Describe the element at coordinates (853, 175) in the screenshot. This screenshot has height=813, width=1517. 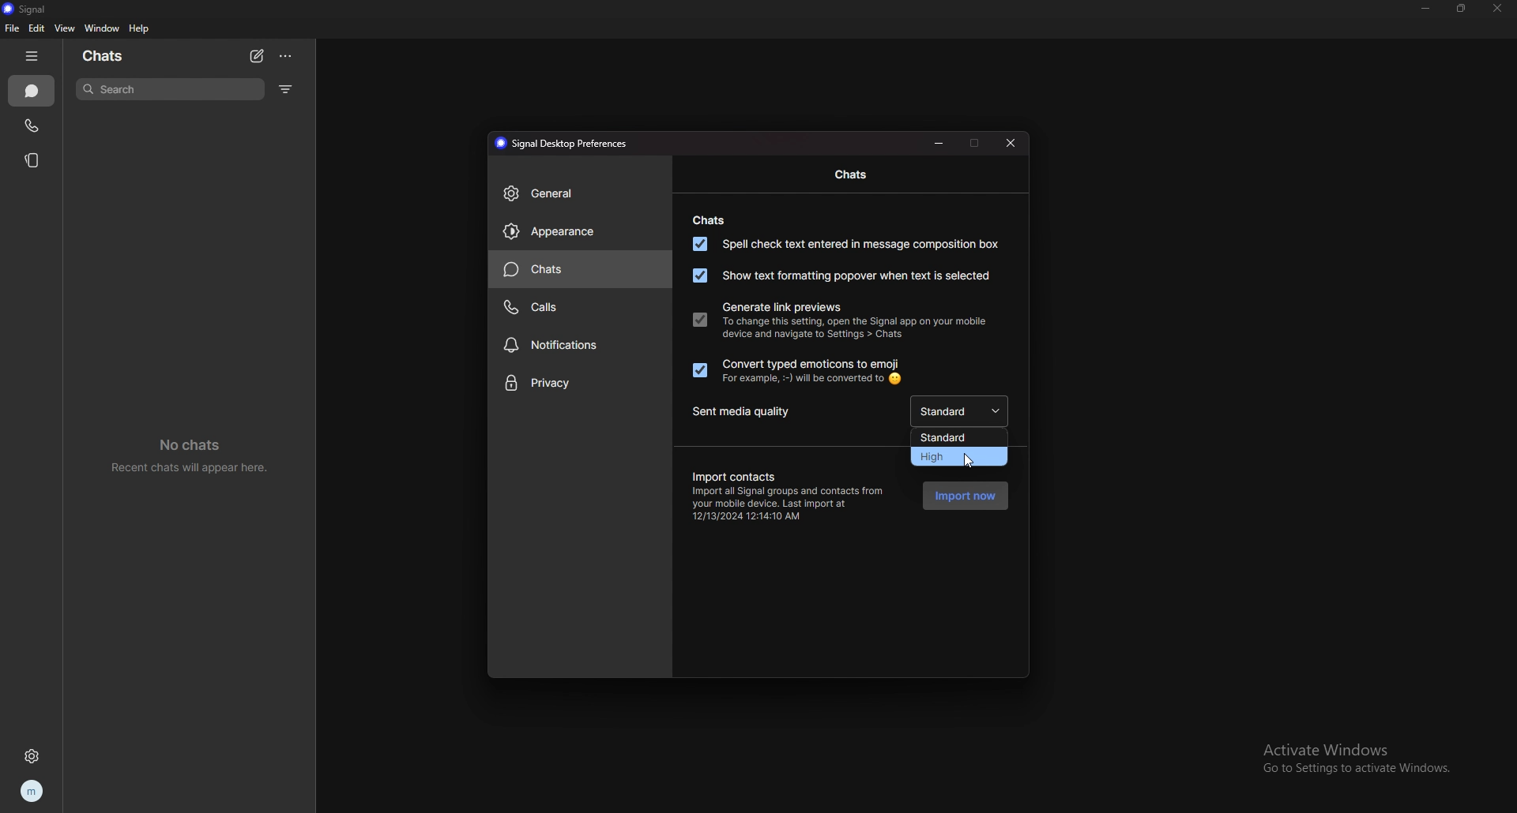
I see `chats` at that location.